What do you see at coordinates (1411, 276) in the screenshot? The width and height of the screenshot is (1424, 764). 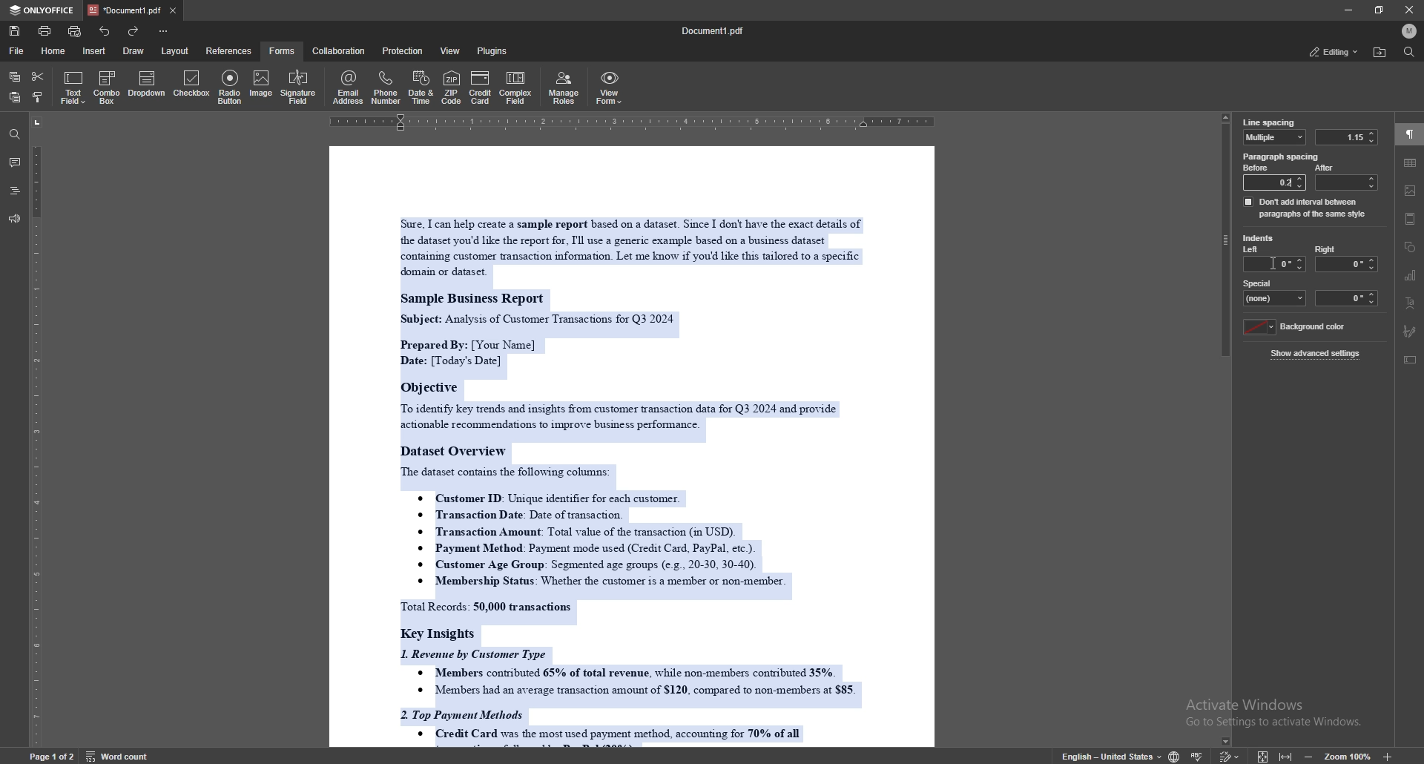 I see `chart` at bounding box center [1411, 276].